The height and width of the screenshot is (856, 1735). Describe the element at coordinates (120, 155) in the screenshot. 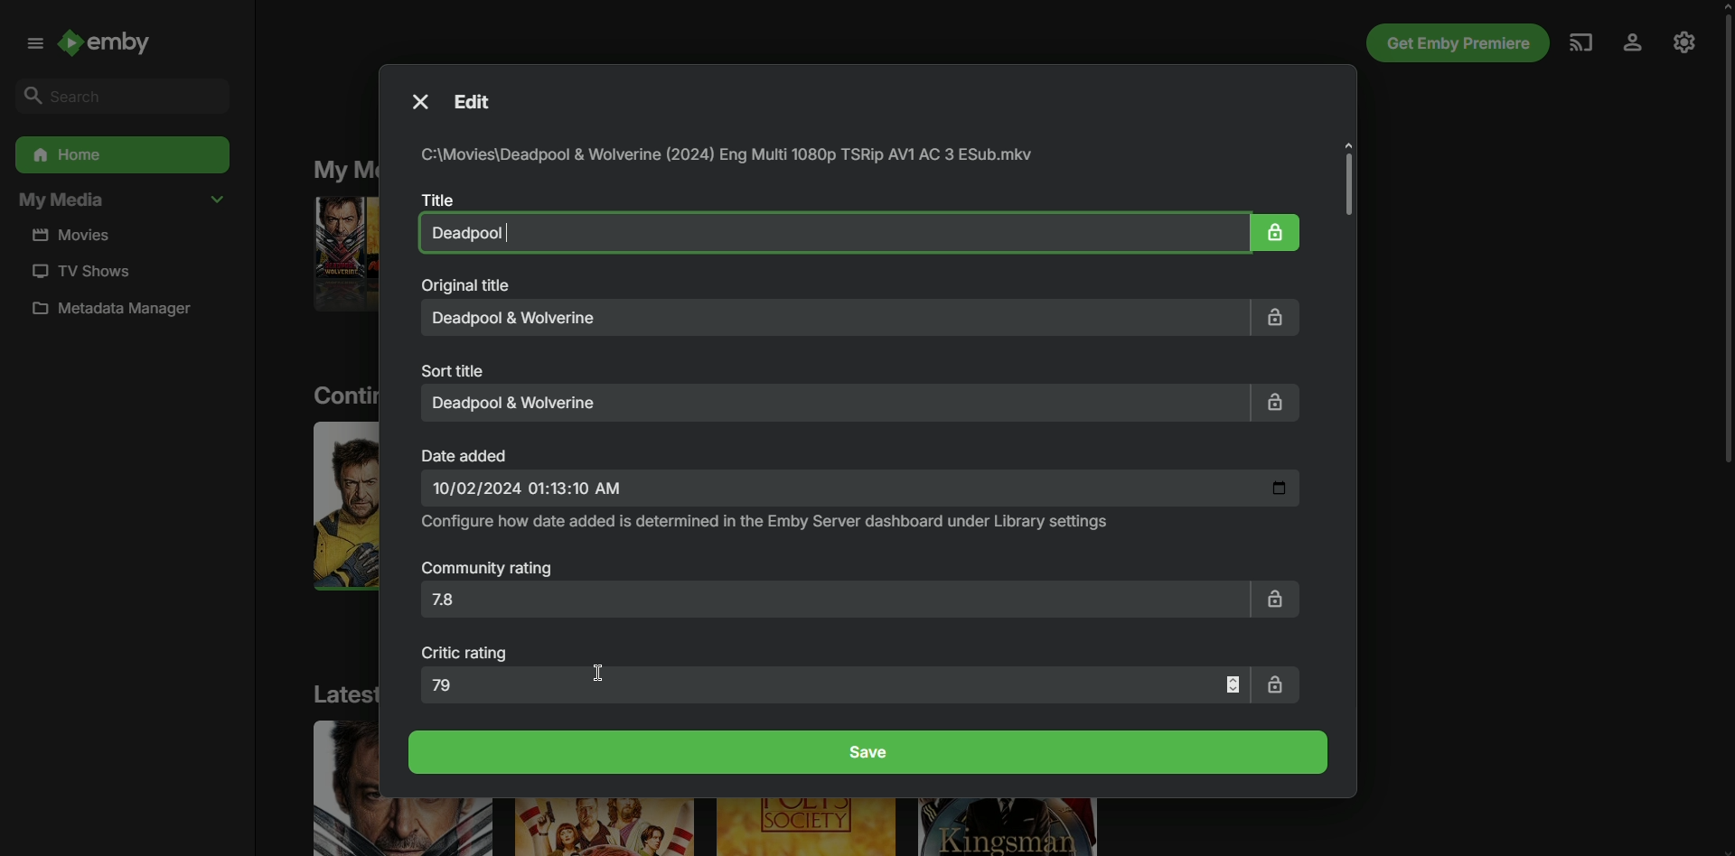

I see `Home` at that location.